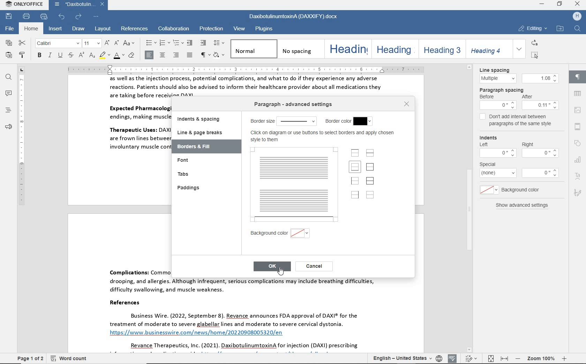  Describe the element at coordinates (519, 98) in the screenshot. I see `paragraph spacing` at that location.